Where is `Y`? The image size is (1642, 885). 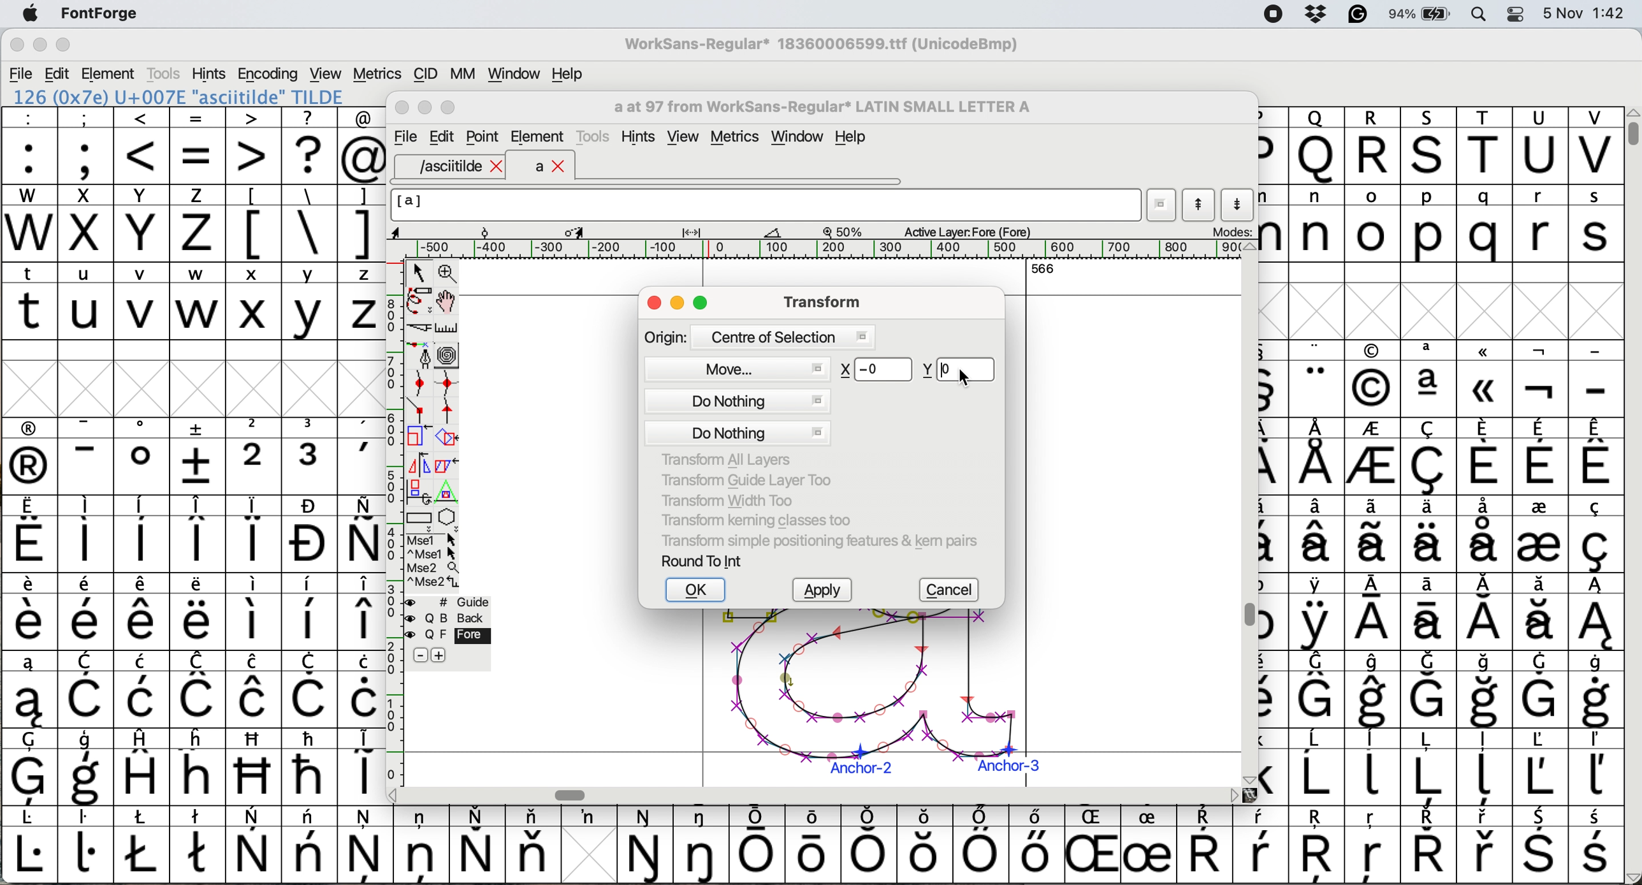
Y is located at coordinates (143, 223).